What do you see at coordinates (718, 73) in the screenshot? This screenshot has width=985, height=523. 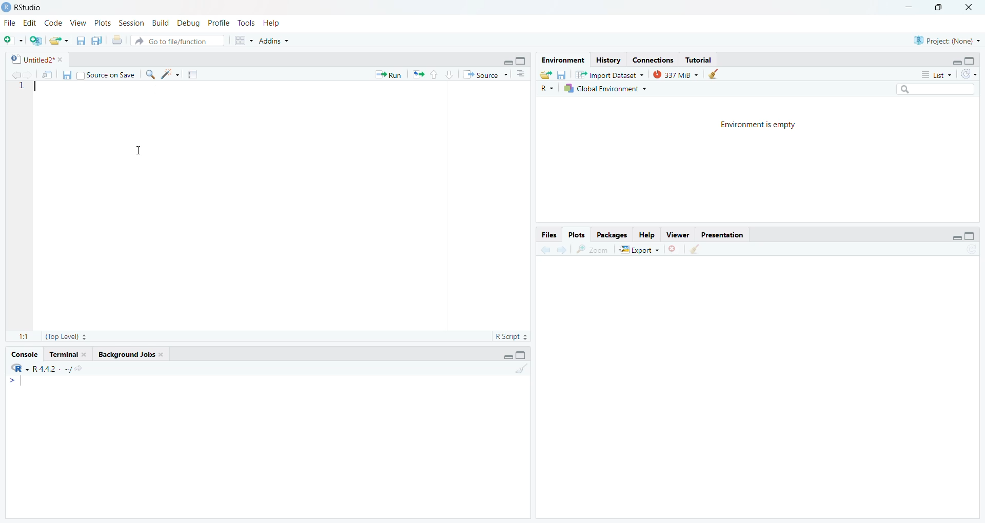 I see `clear history` at bounding box center [718, 73].